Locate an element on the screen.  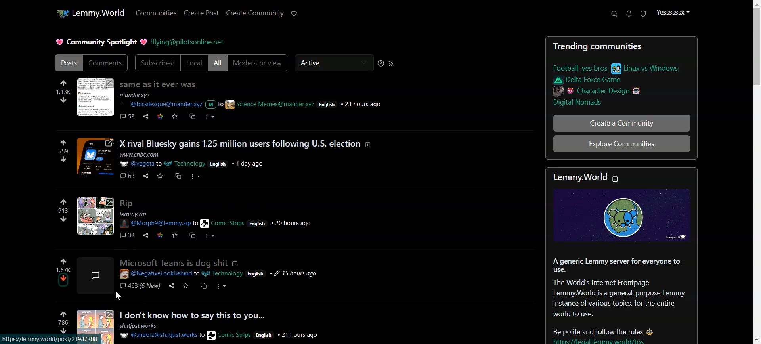
Comments is located at coordinates (106, 63).